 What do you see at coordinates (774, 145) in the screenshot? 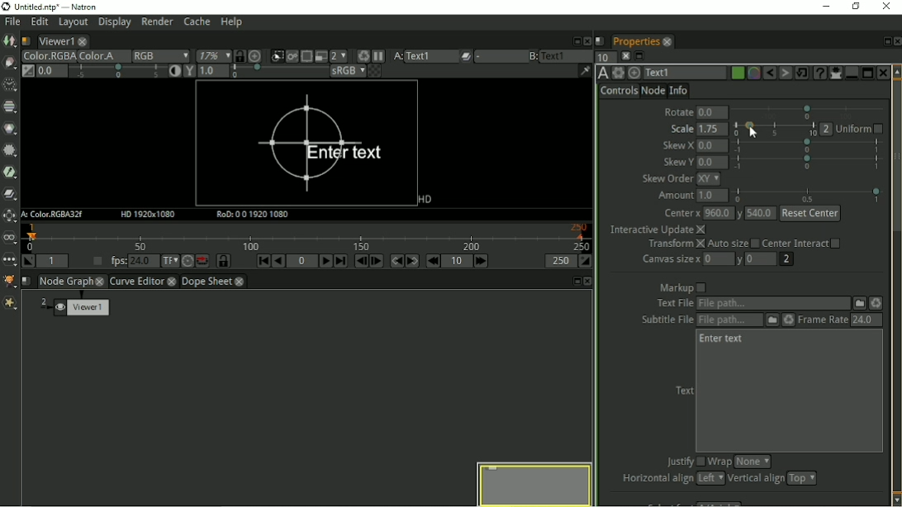
I see `Skew X` at bounding box center [774, 145].